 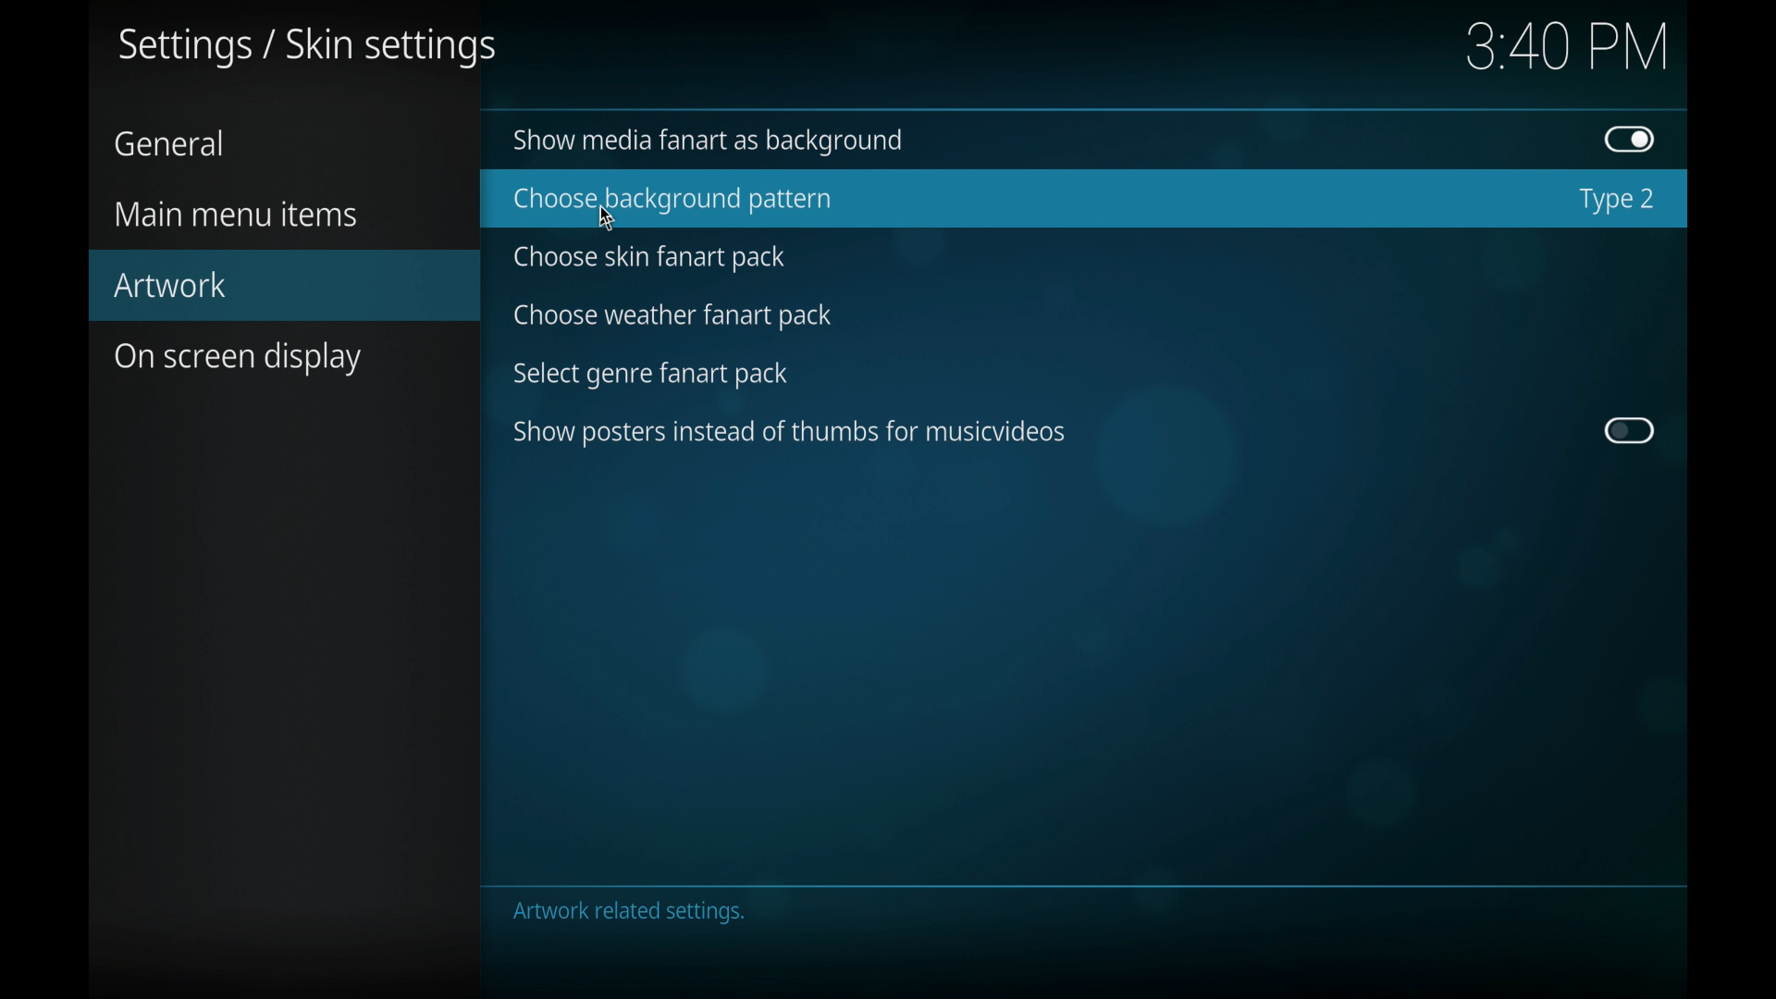 What do you see at coordinates (235, 216) in the screenshot?
I see `main menu items` at bounding box center [235, 216].